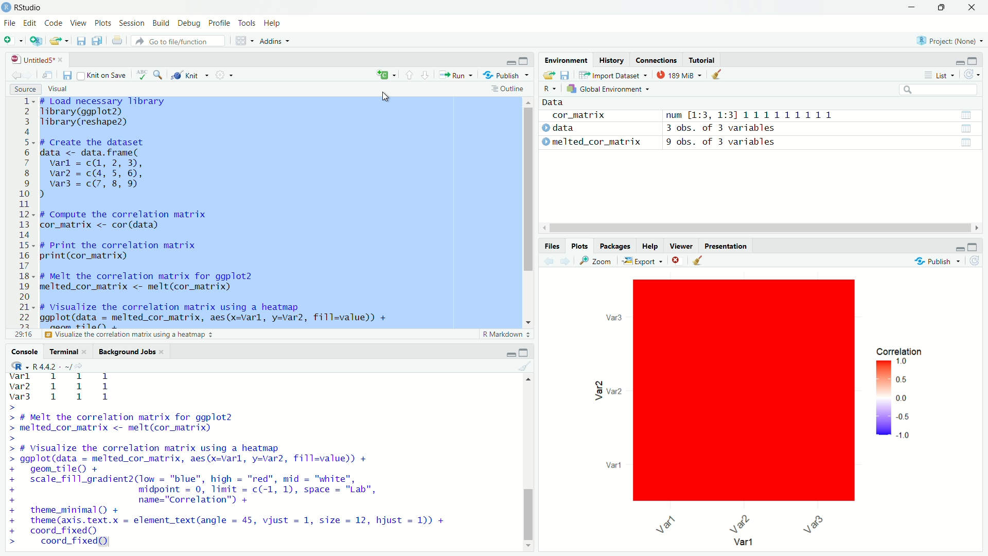 This screenshot has width=988, height=556. I want to click on data 2 : data, so click(596, 129).